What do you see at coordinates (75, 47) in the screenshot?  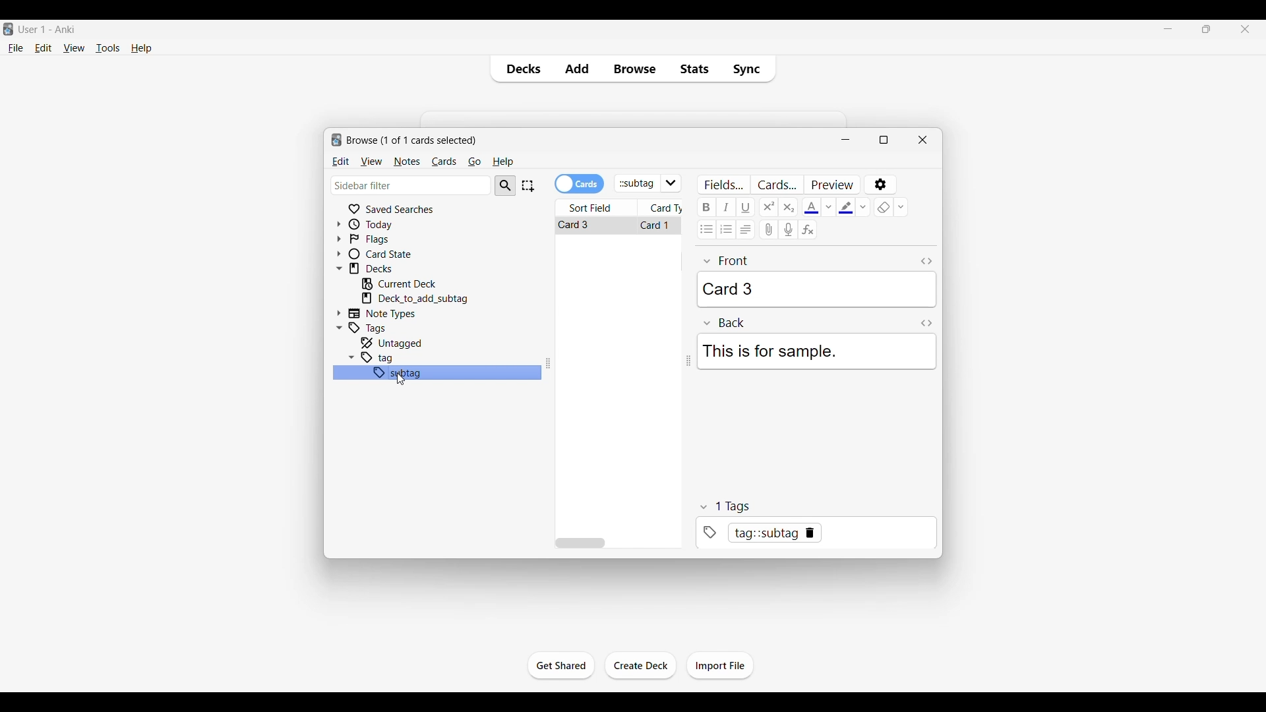 I see `View menu` at bounding box center [75, 47].